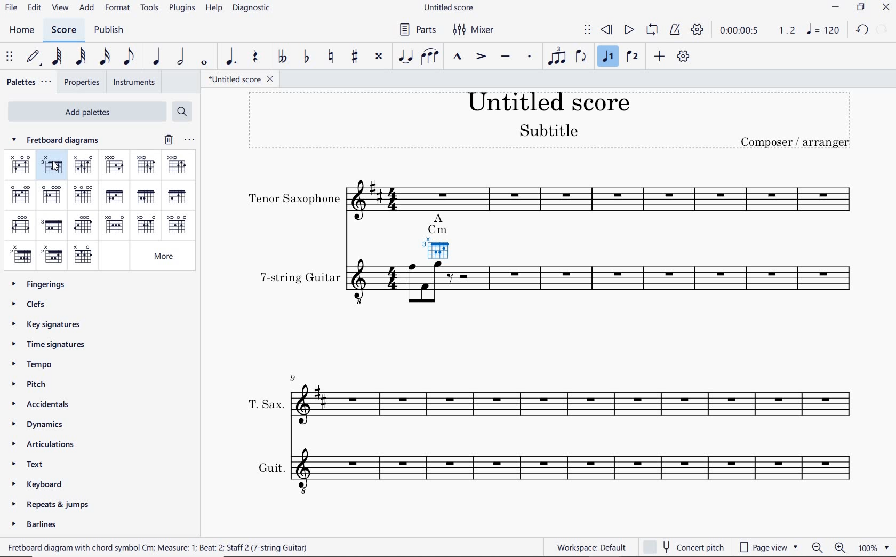  What do you see at coordinates (22, 30) in the screenshot?
I see `HOME` at bounding box center [22, 30].